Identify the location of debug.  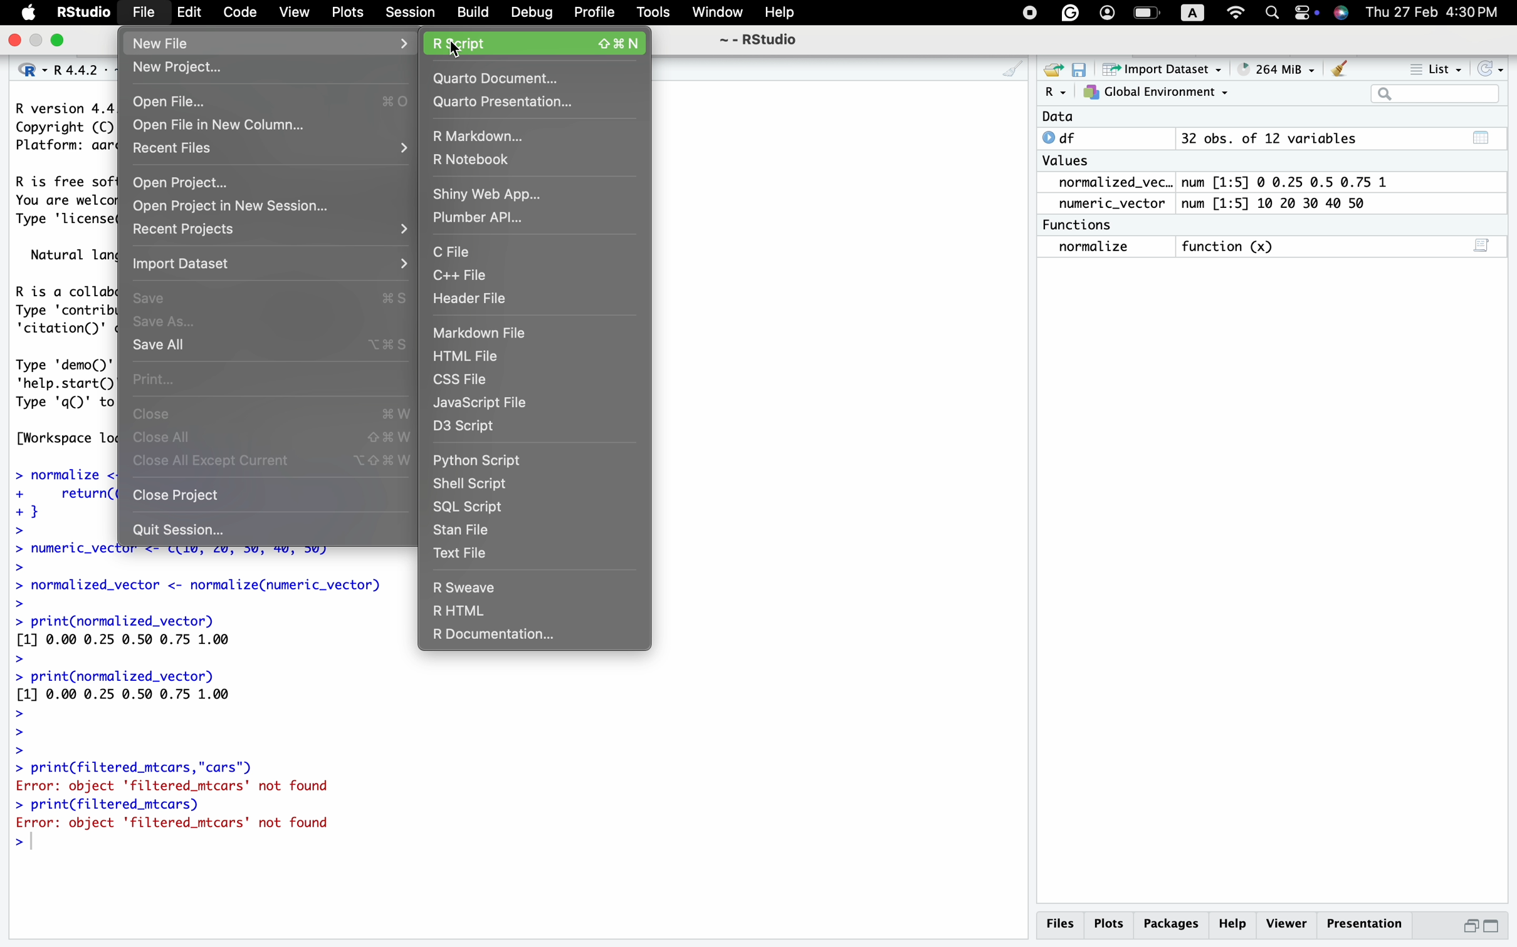
(530, 12).